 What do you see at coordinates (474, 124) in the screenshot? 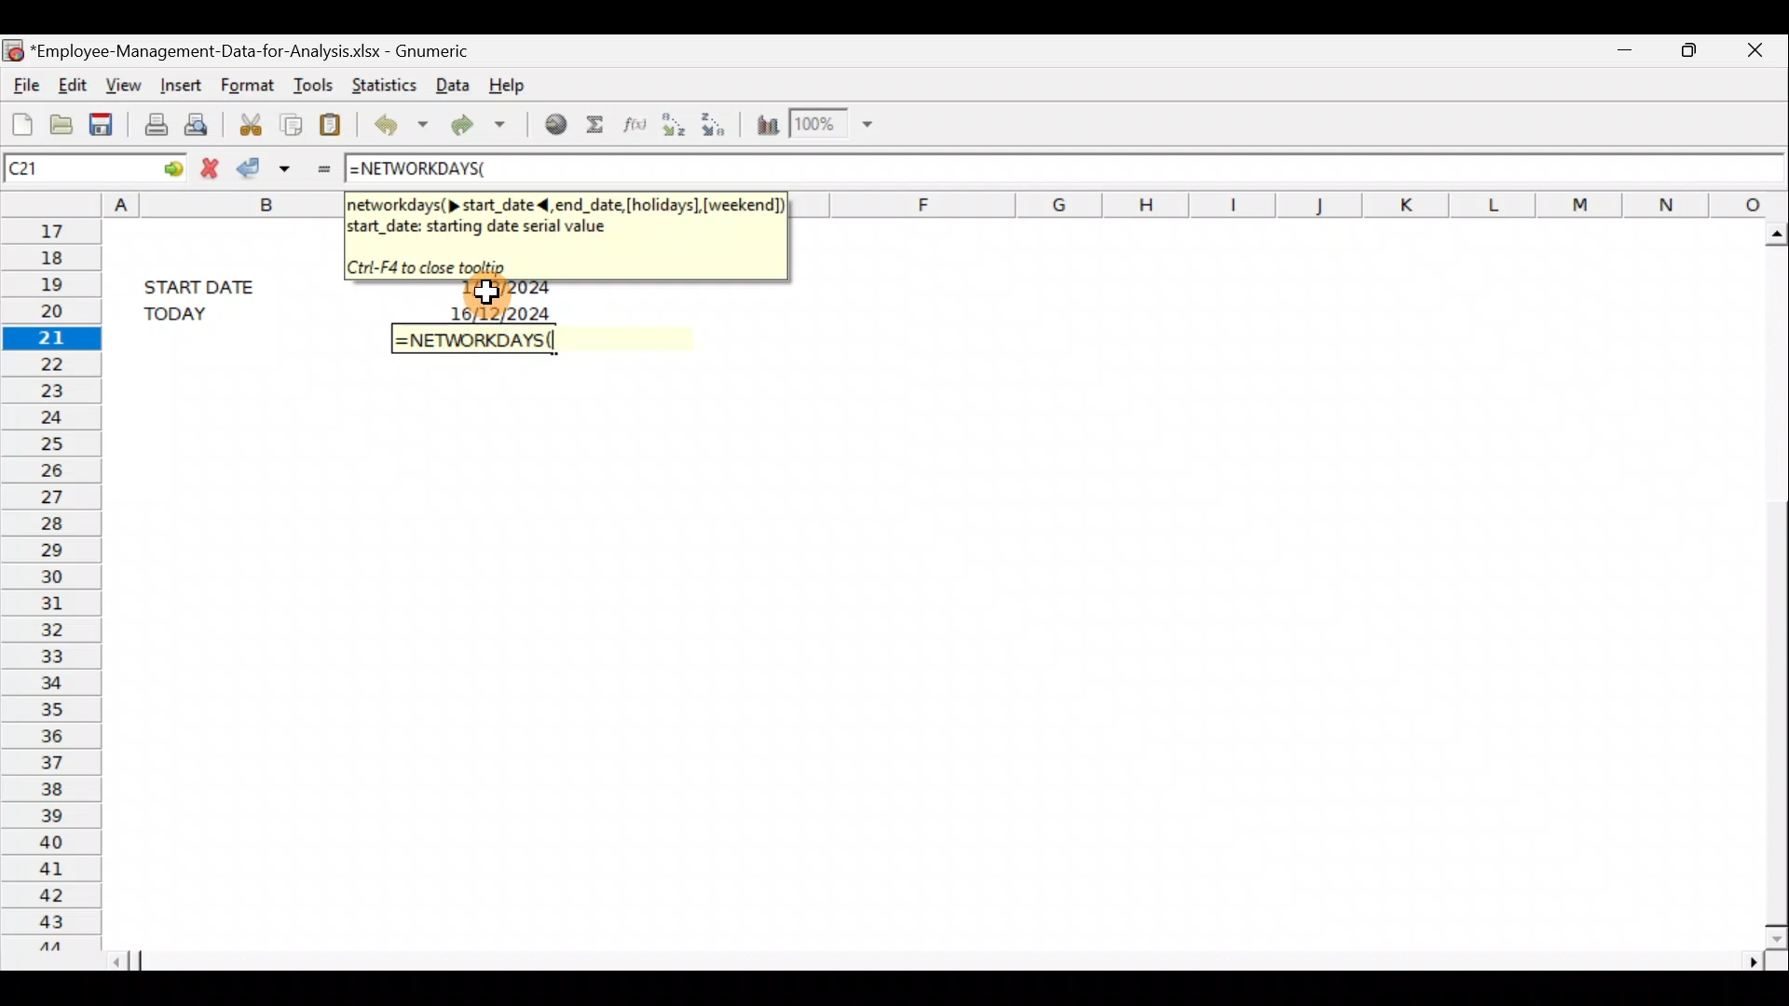
I see `Redo undone action` at bounding box center [474, 124].